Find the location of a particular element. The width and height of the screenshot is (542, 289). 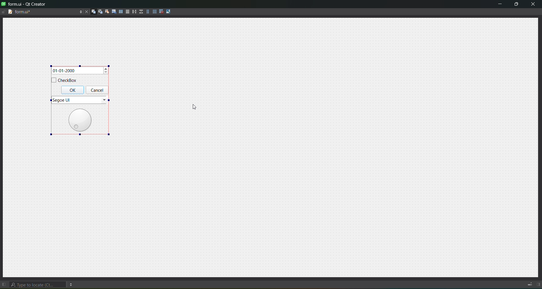

Layout Vertical Splitter is located at coordinates (141, 11).